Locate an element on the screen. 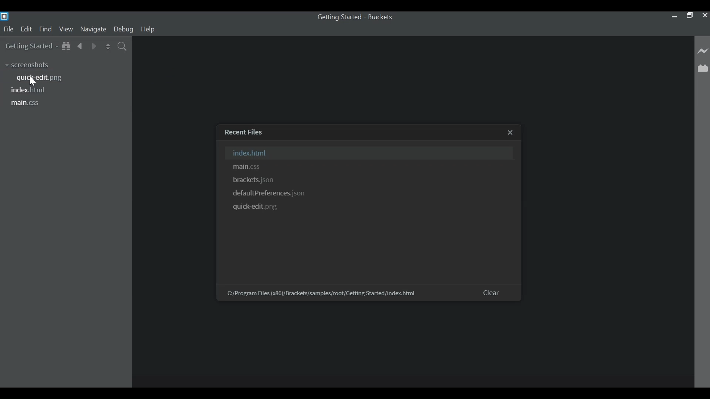  Cursor is located at coordinates (32, 82).